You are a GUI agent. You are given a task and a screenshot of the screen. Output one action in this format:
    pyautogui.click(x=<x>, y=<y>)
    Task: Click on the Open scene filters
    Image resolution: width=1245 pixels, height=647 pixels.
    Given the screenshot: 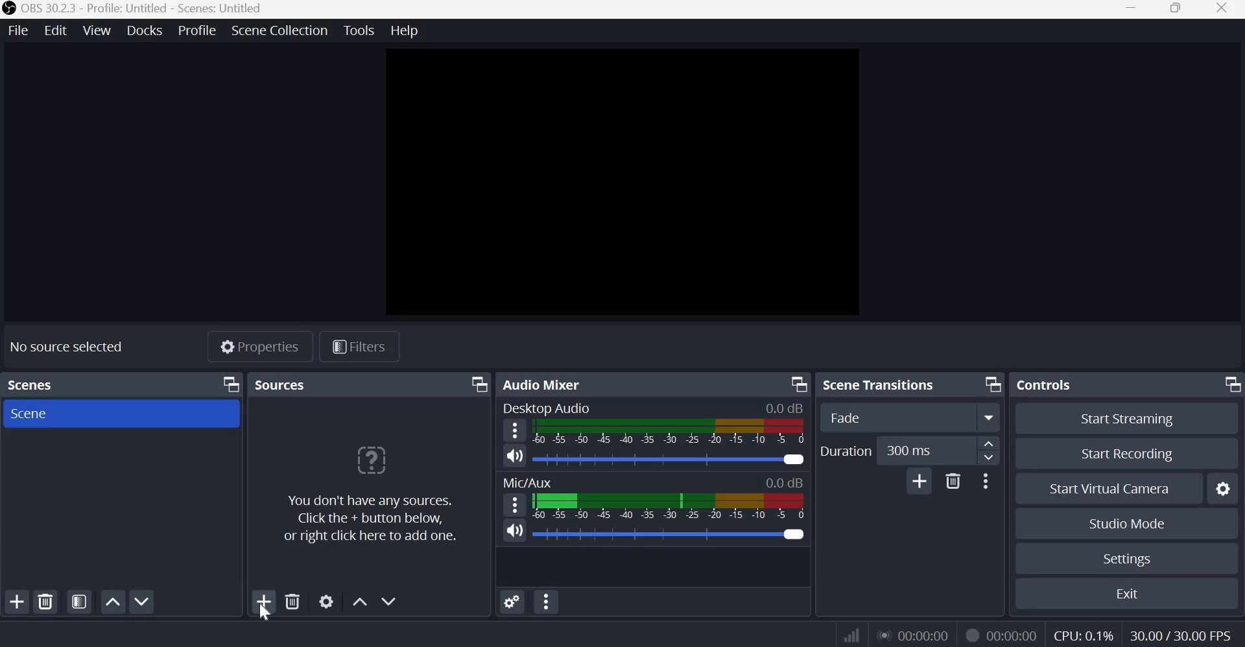 What is the action you would take?
    pyautogui.click(x=79, y=602)
    